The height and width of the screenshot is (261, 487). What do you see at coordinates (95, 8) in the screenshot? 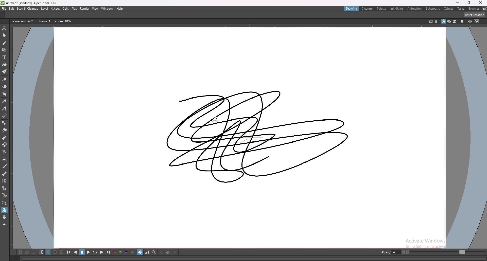
I see `view` at bounding box center [95, 8].